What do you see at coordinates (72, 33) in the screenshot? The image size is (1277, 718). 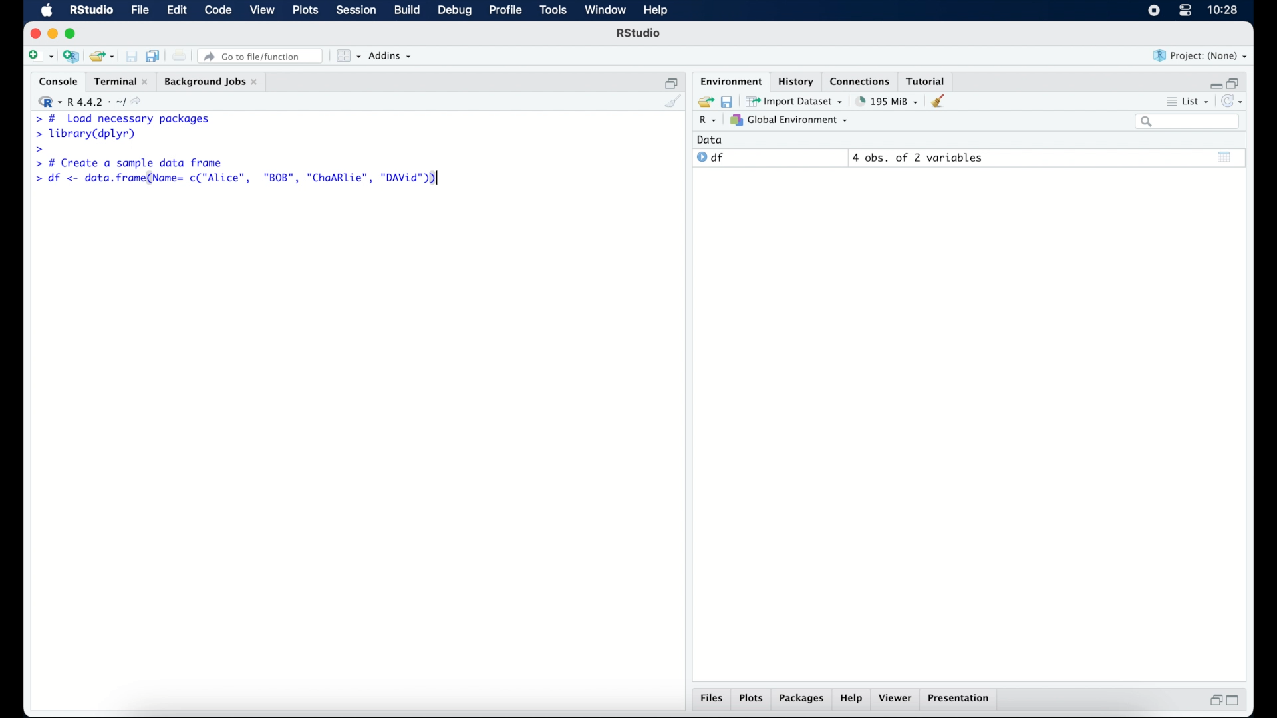 I see `maximize` at bounding box center [72, 33].